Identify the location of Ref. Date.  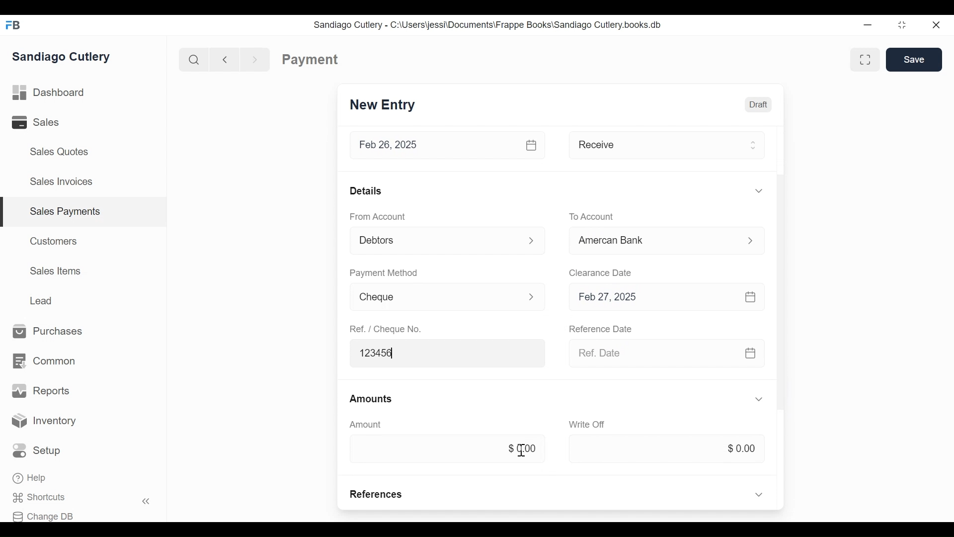
(650, 353).